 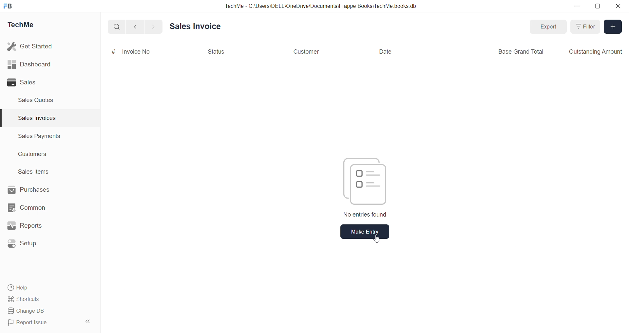 I want to click on make entry, so click(x=365, y=232).